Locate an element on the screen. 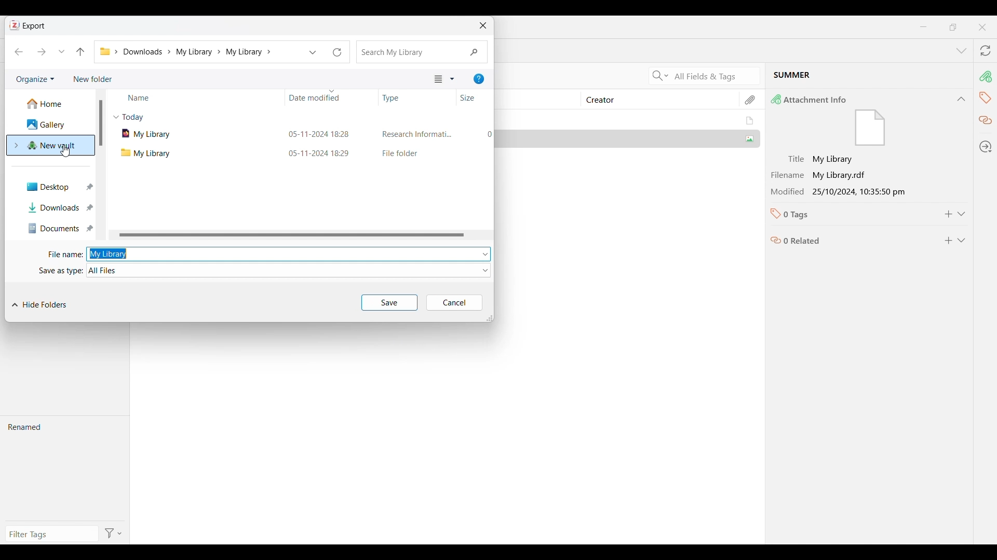 The image size is (997, 560). Summer is located at coordinates (628, 138).